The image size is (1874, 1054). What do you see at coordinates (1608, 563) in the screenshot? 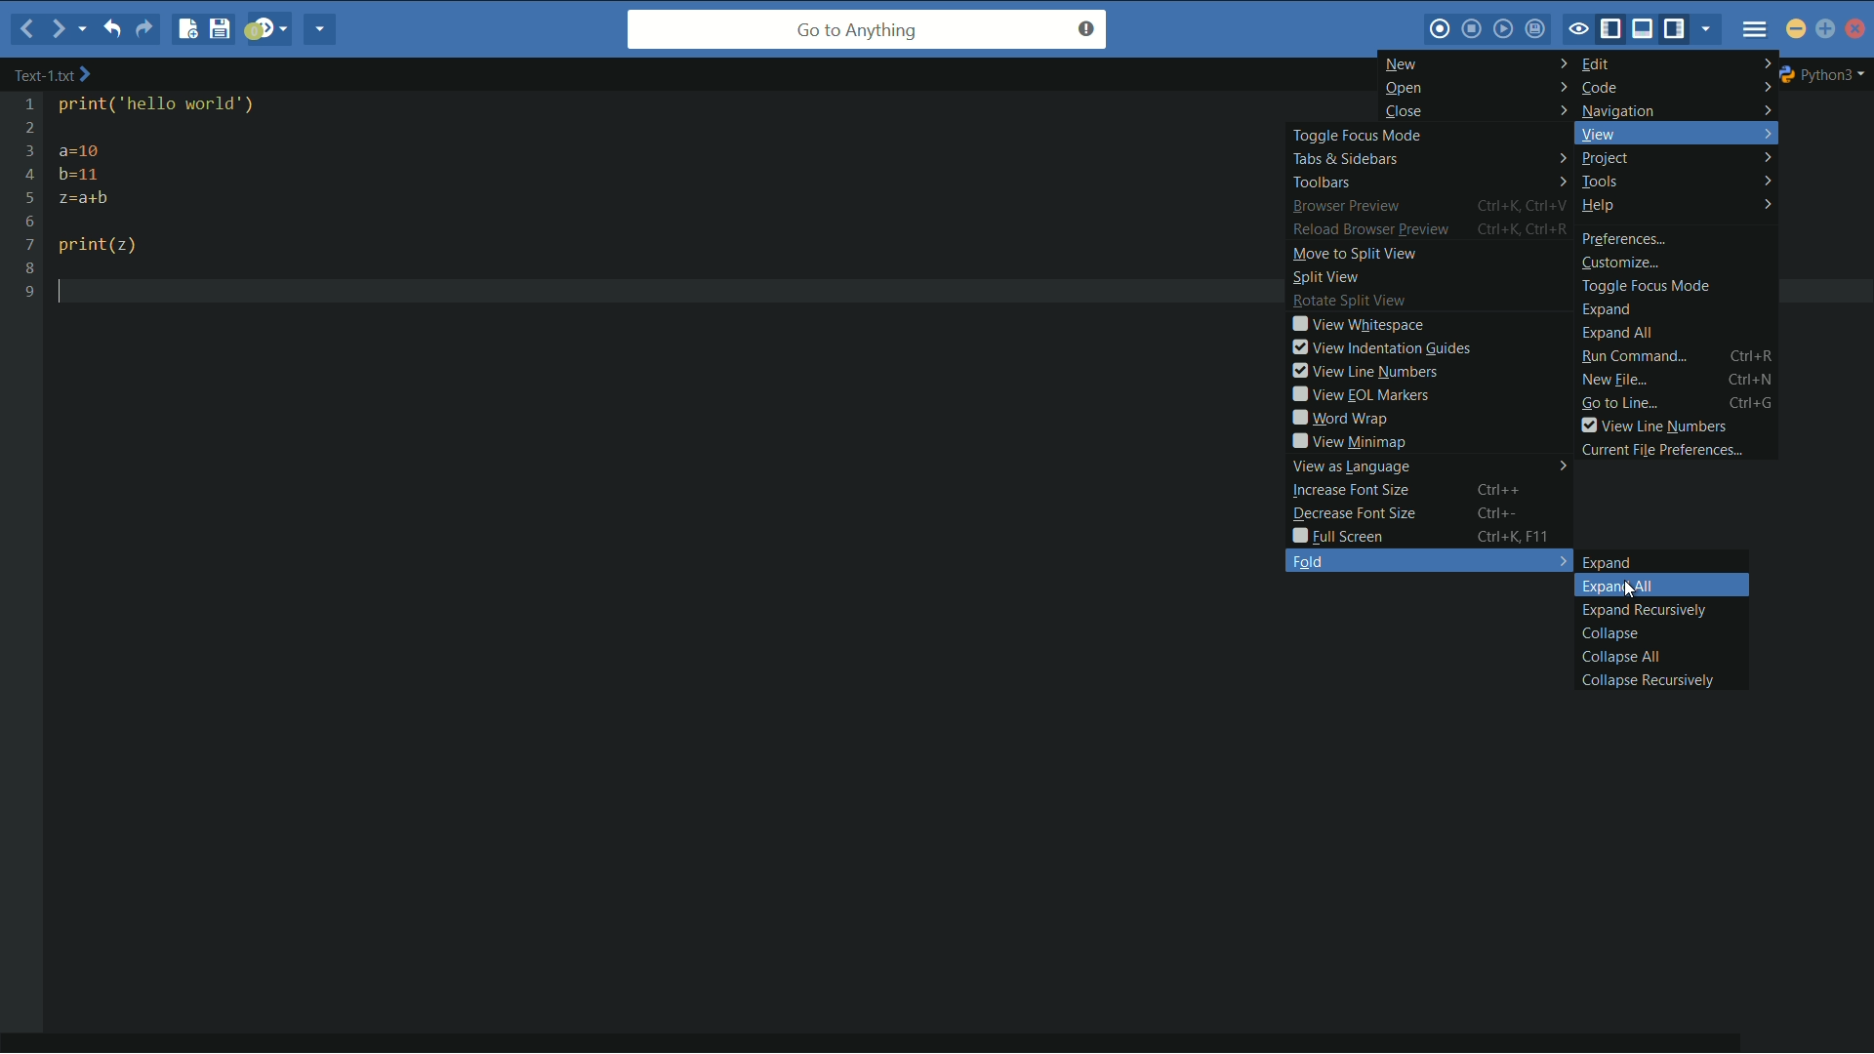
I see `expand` at bounding box center [1608, 563].